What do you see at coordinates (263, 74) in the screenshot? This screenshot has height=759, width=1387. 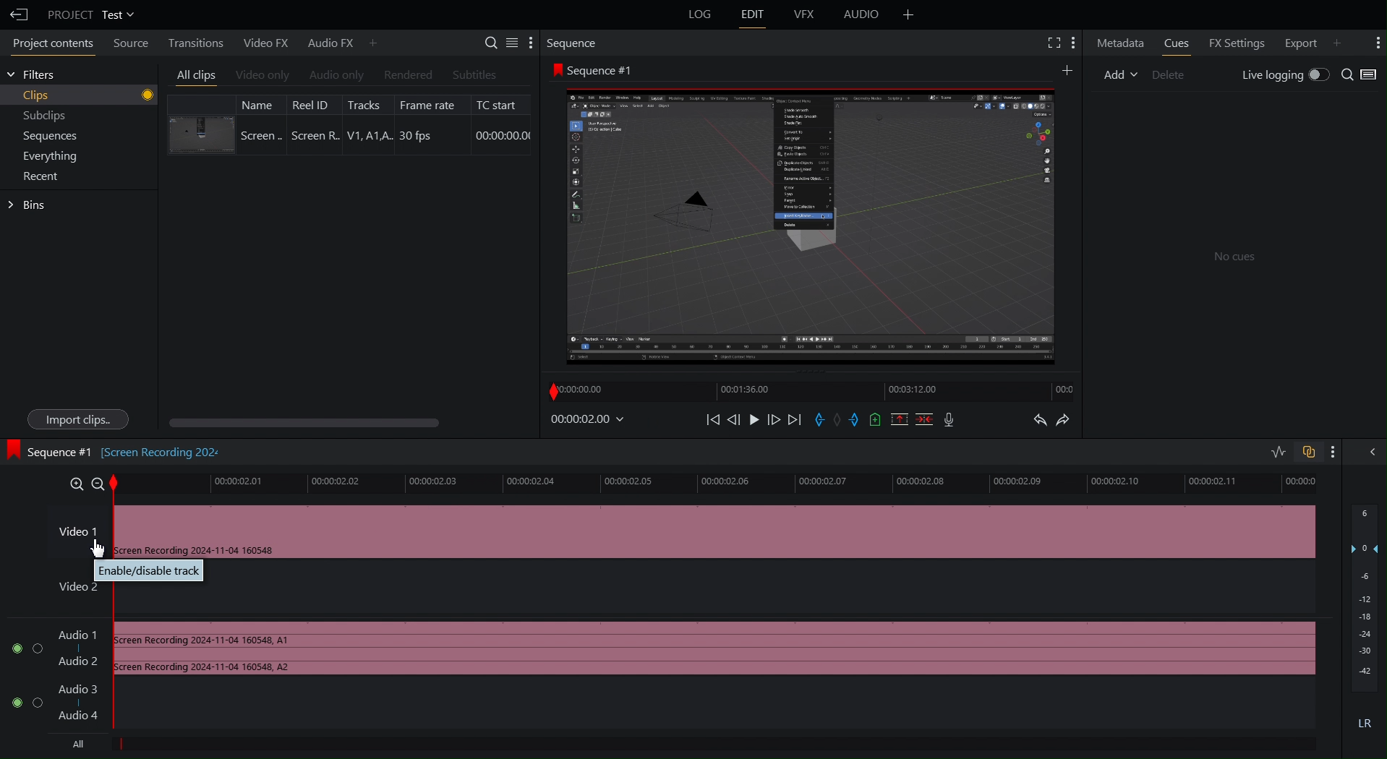 I see `Video Only` at bounding box center [263, 74].